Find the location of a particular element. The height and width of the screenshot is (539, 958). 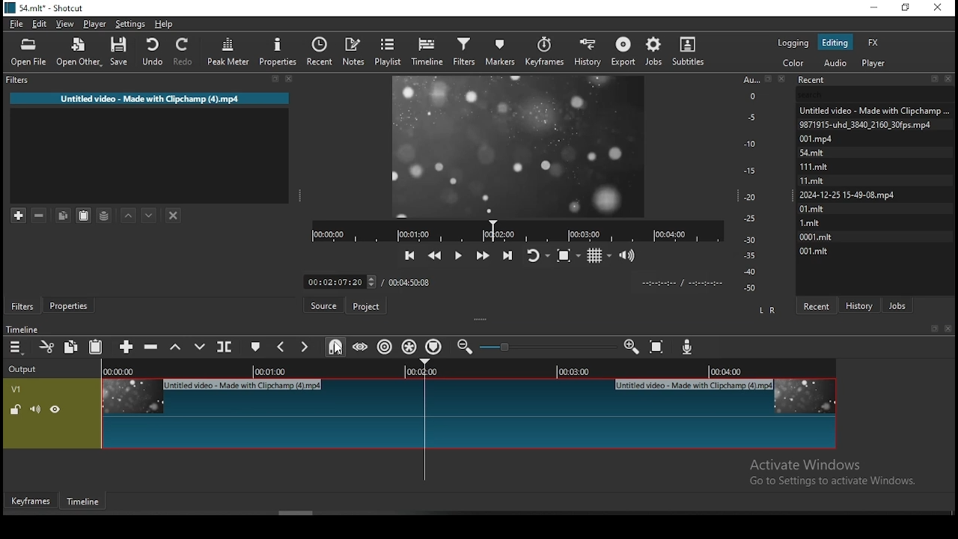

minimize is located at coordinates (873, 8).